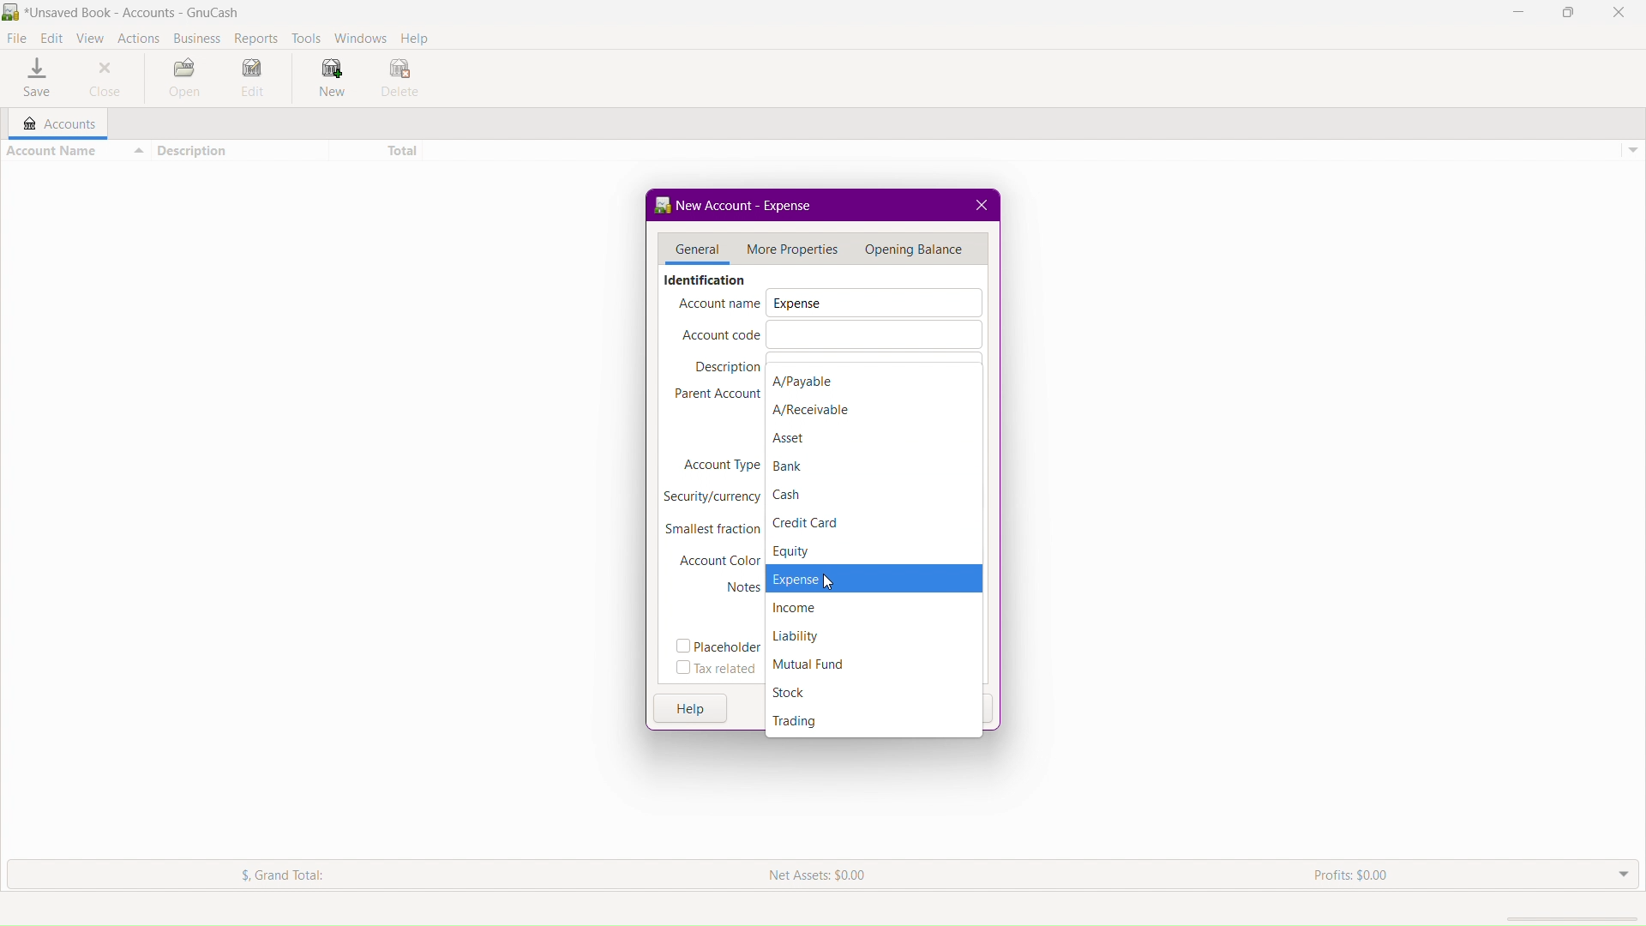  I want to click on $. Grand Total, so click(261, 875).